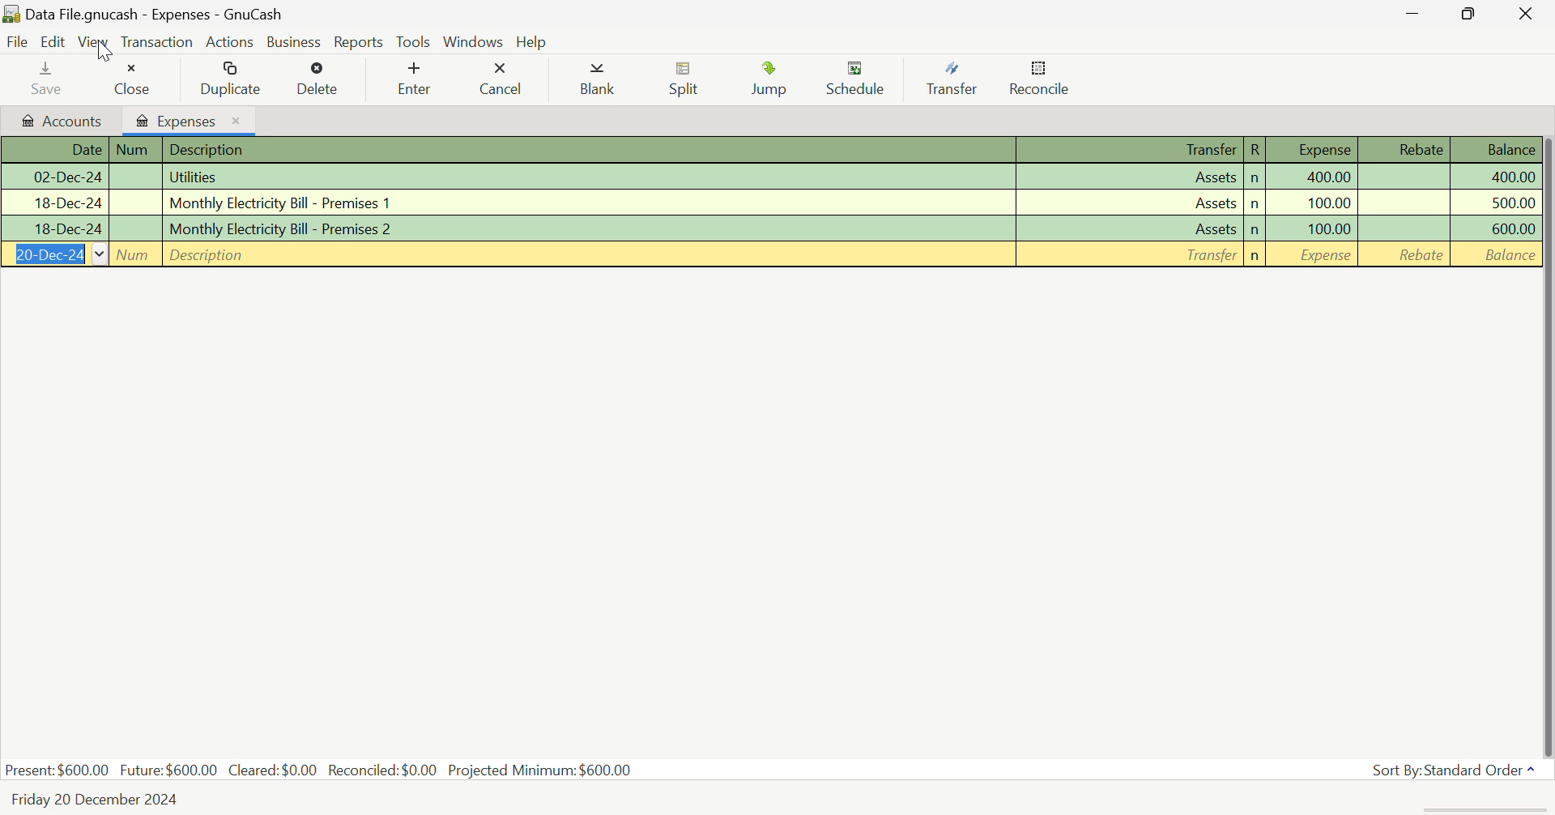 This screenshot has width=1555, height=815. Describe the element at coordinates (1495, 204) in the screenshot. I see `Amount` at that location.